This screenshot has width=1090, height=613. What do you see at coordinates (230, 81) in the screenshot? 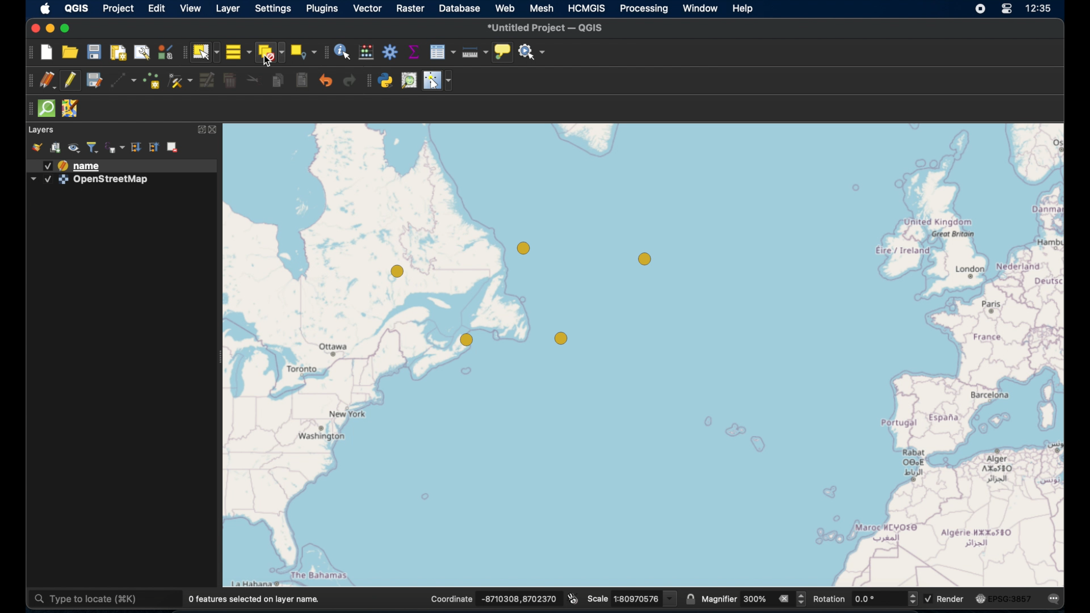
I see `delete selected ` at bounding box center [230, 81].